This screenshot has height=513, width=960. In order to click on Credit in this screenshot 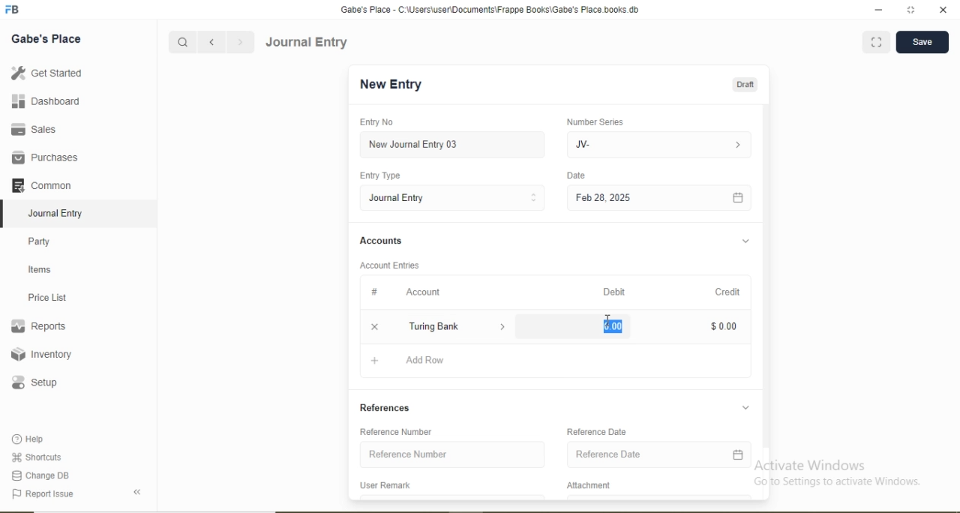, I will do `click(727, 292)`.